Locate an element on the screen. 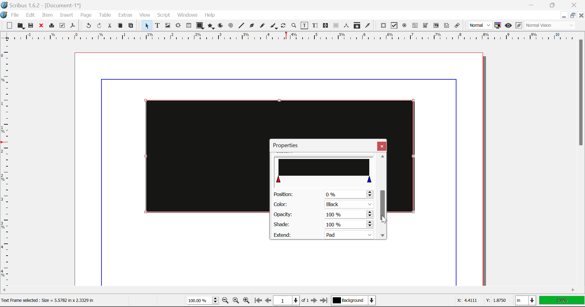 The image size is (585, 307). Open is located at coordinates (22, 26).